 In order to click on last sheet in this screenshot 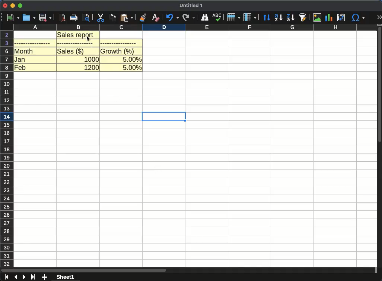, I will do `click(34, 277)`.